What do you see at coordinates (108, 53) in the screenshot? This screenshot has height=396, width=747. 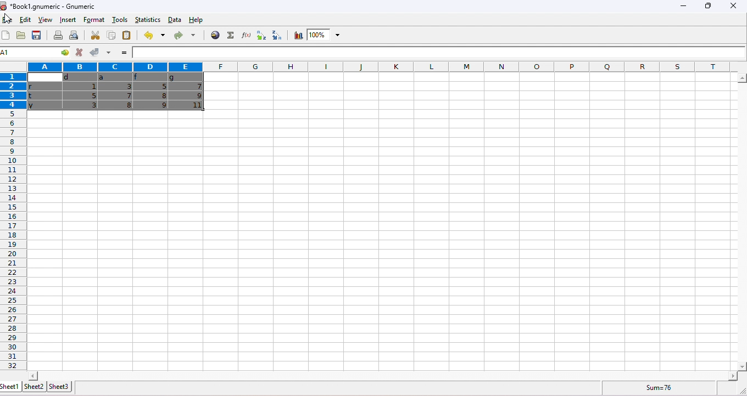 I see `accept multiple changes` at bounding box center [108, 53].